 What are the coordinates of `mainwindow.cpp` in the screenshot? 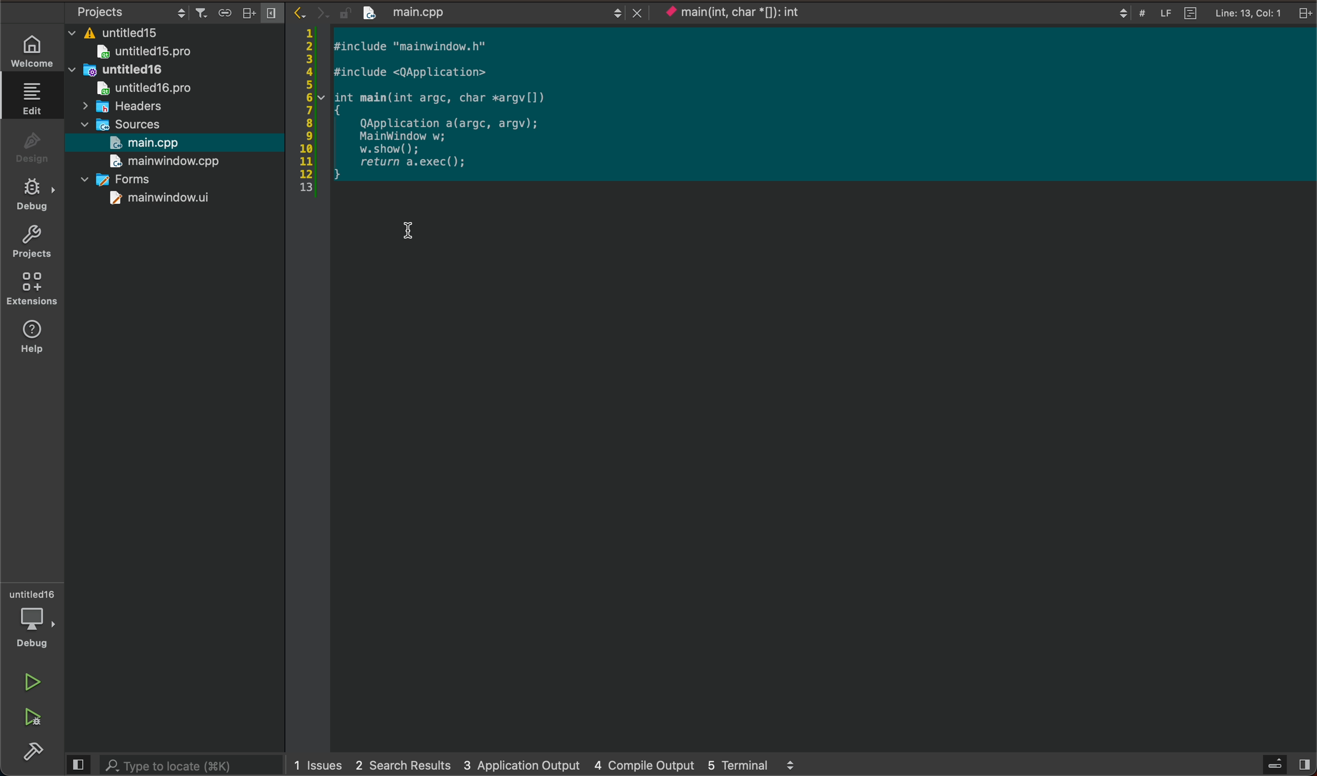 It's located at (163, 163).